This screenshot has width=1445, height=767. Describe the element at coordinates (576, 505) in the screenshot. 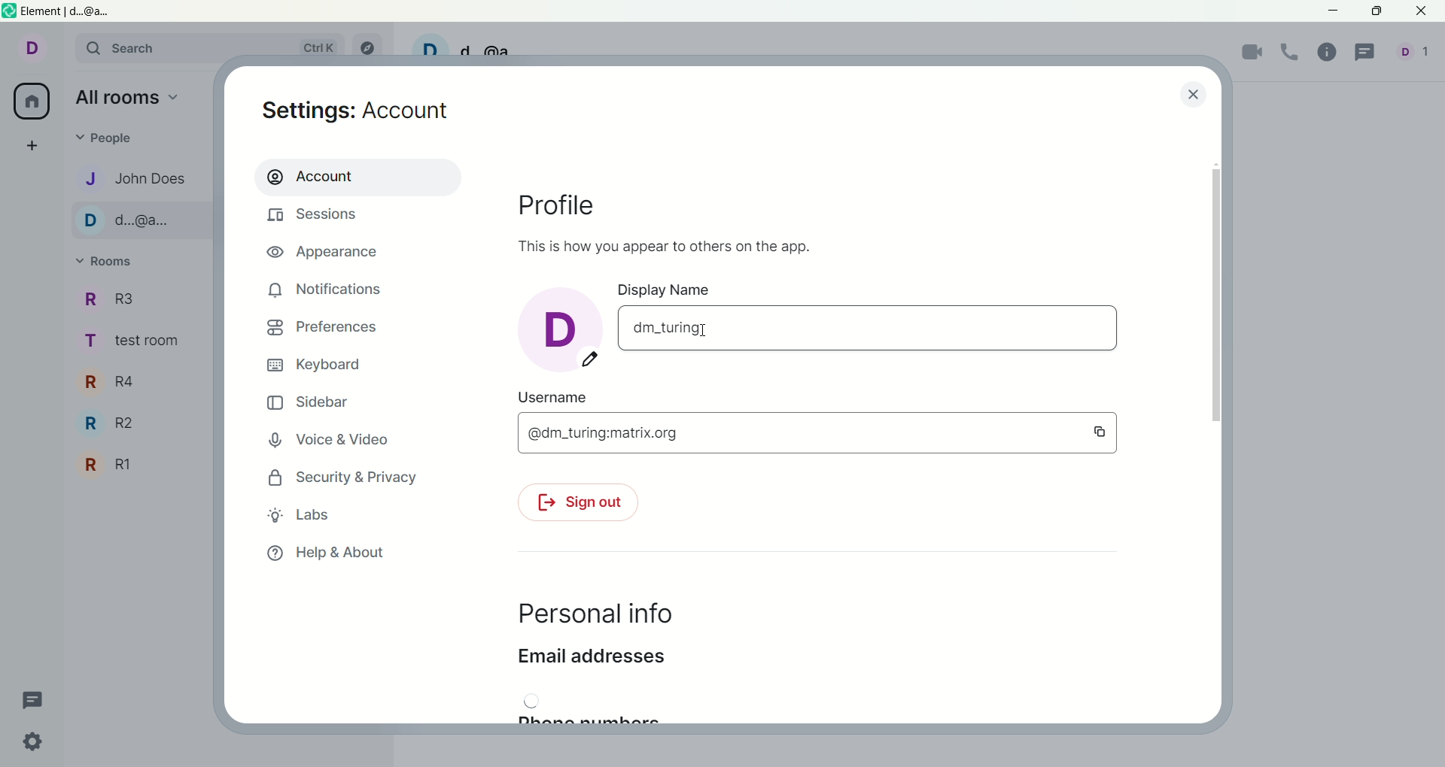

I see `sign out` at that location.